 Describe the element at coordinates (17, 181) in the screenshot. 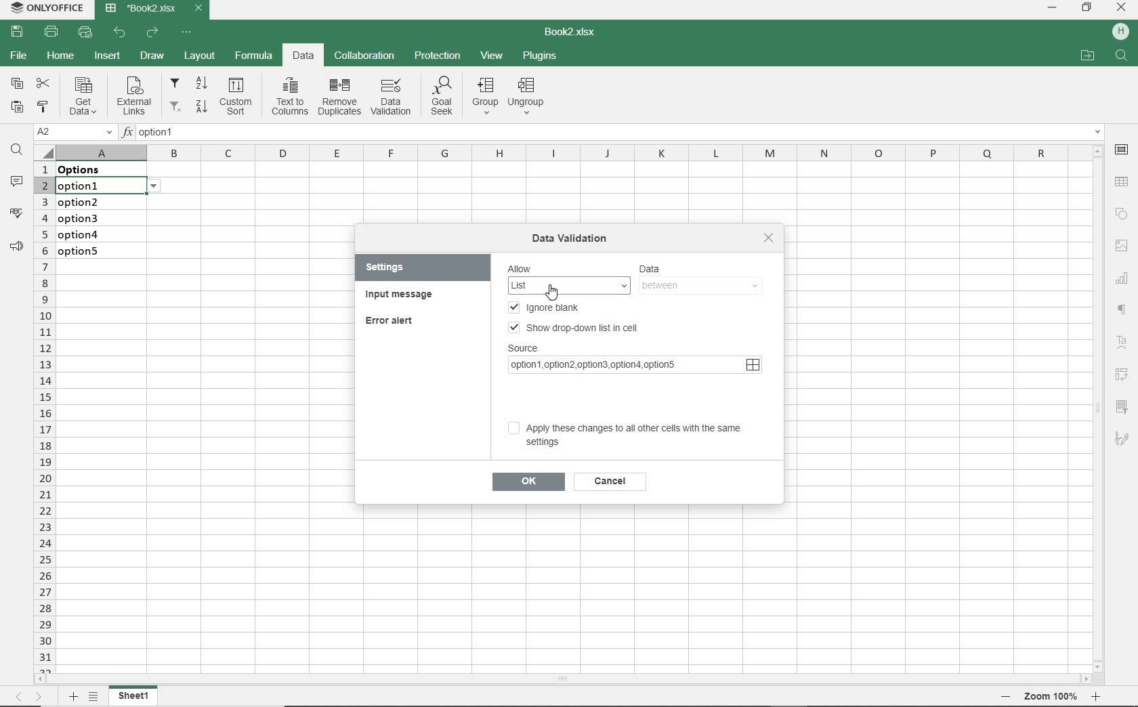

I see `COMMENTS` at that location.